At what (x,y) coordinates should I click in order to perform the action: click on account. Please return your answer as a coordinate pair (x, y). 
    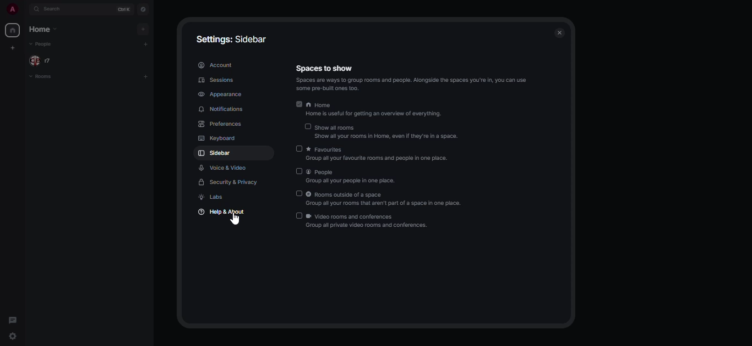
    Looking at the image, I should click on (216, 65).